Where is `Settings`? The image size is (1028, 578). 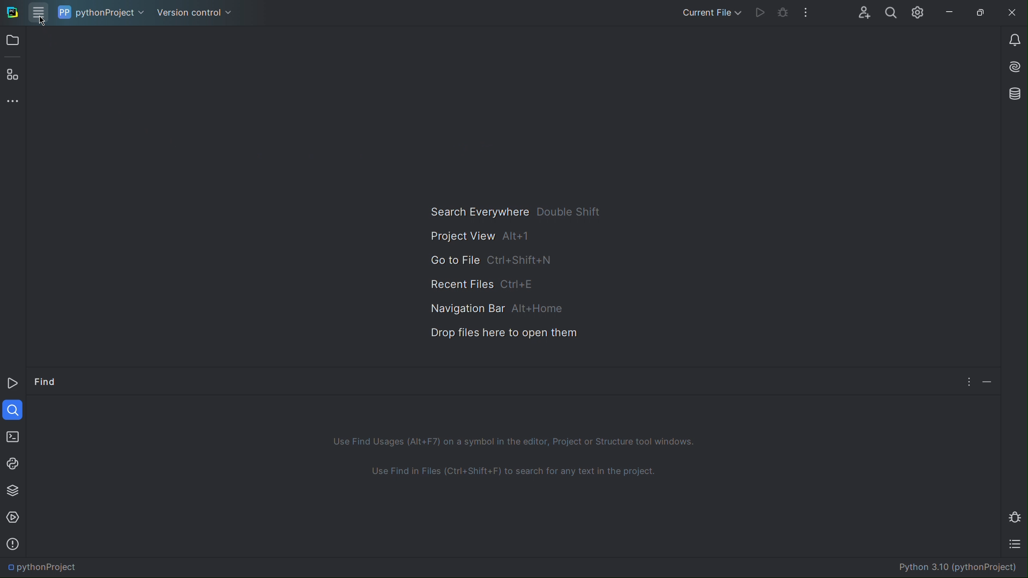
Settings is located at coordinates (917, 12).